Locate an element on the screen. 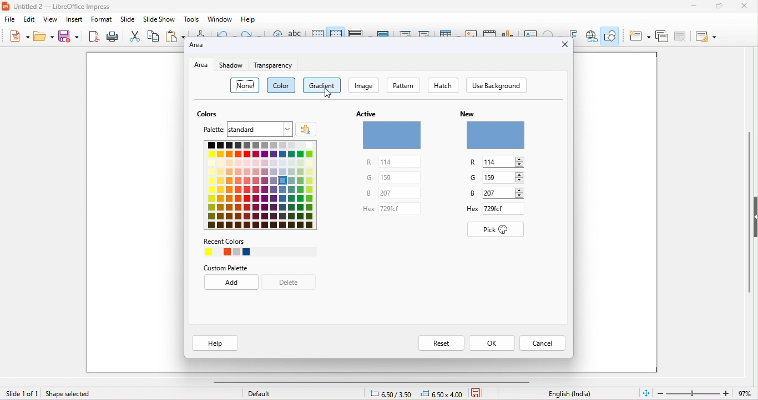 This screenshot has height=400, width=758. master slide is located at coordinates (383, 32).